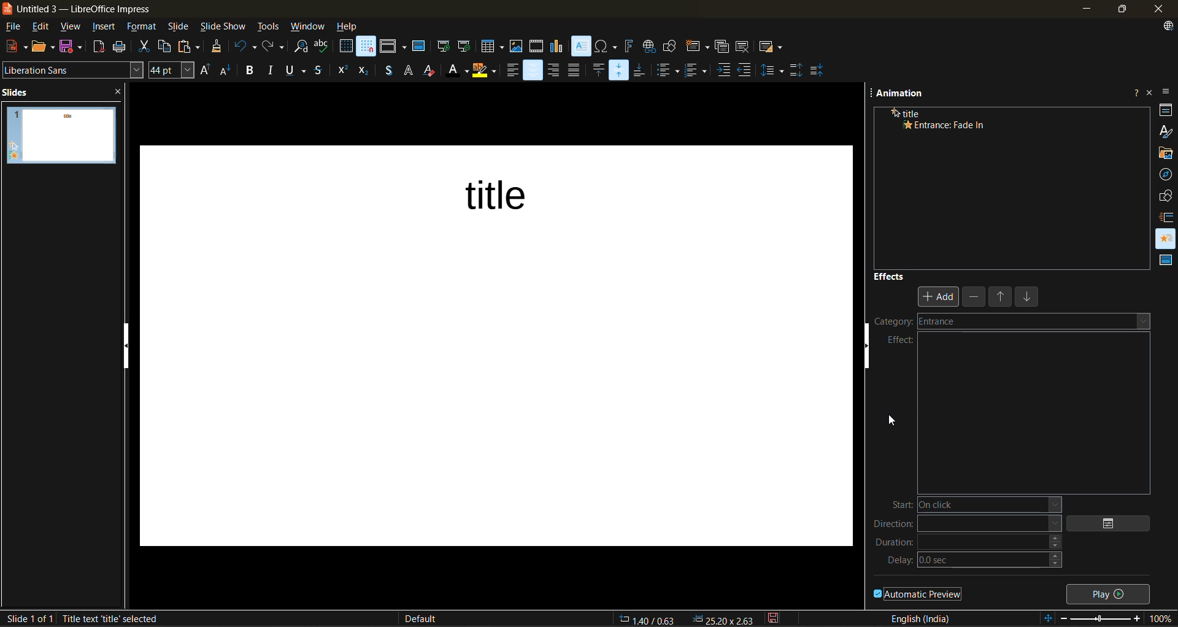 The image size is (1178, 627). Describe the element at coordinates (1029, 299) in the screenshot. I see `move down` at that location.